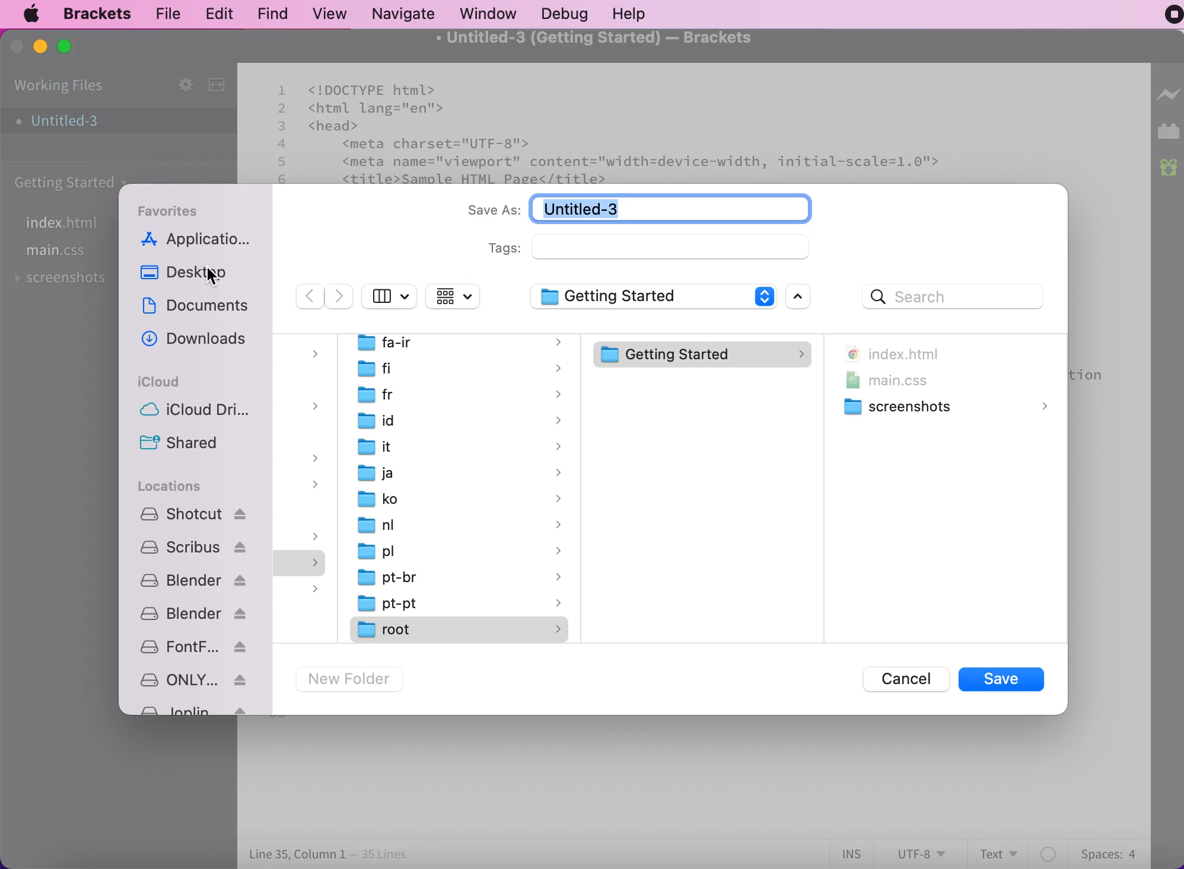  I want to click on search, so click(954, 298).